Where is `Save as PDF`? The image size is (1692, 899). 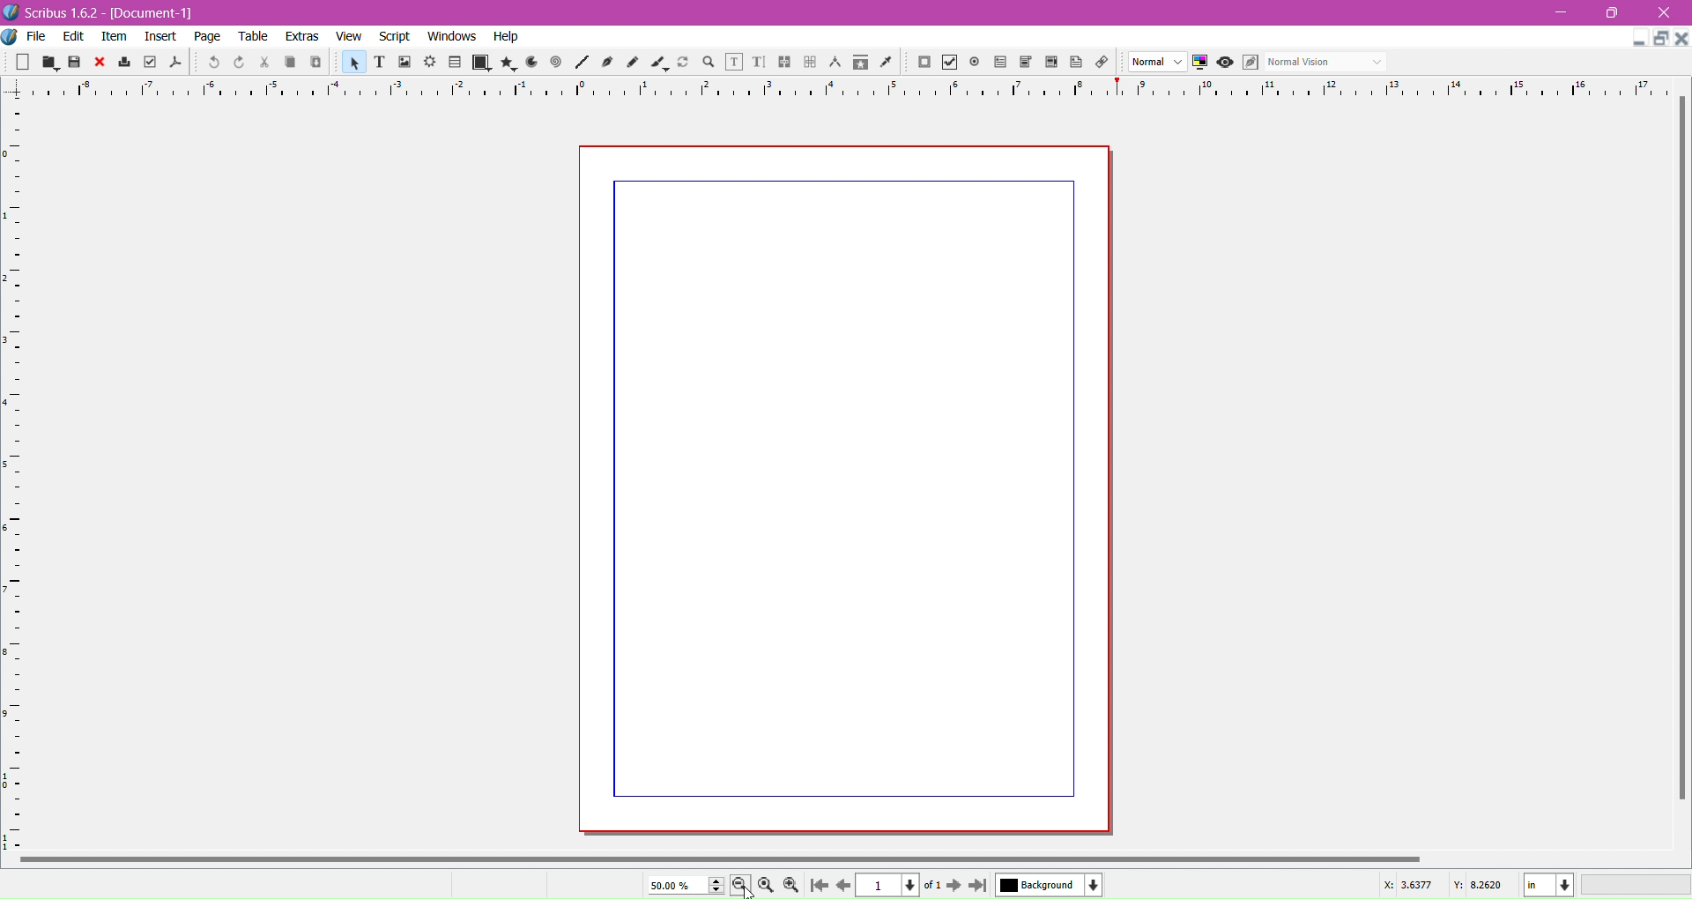 Save as PDF is located at coordinates (175, 62).